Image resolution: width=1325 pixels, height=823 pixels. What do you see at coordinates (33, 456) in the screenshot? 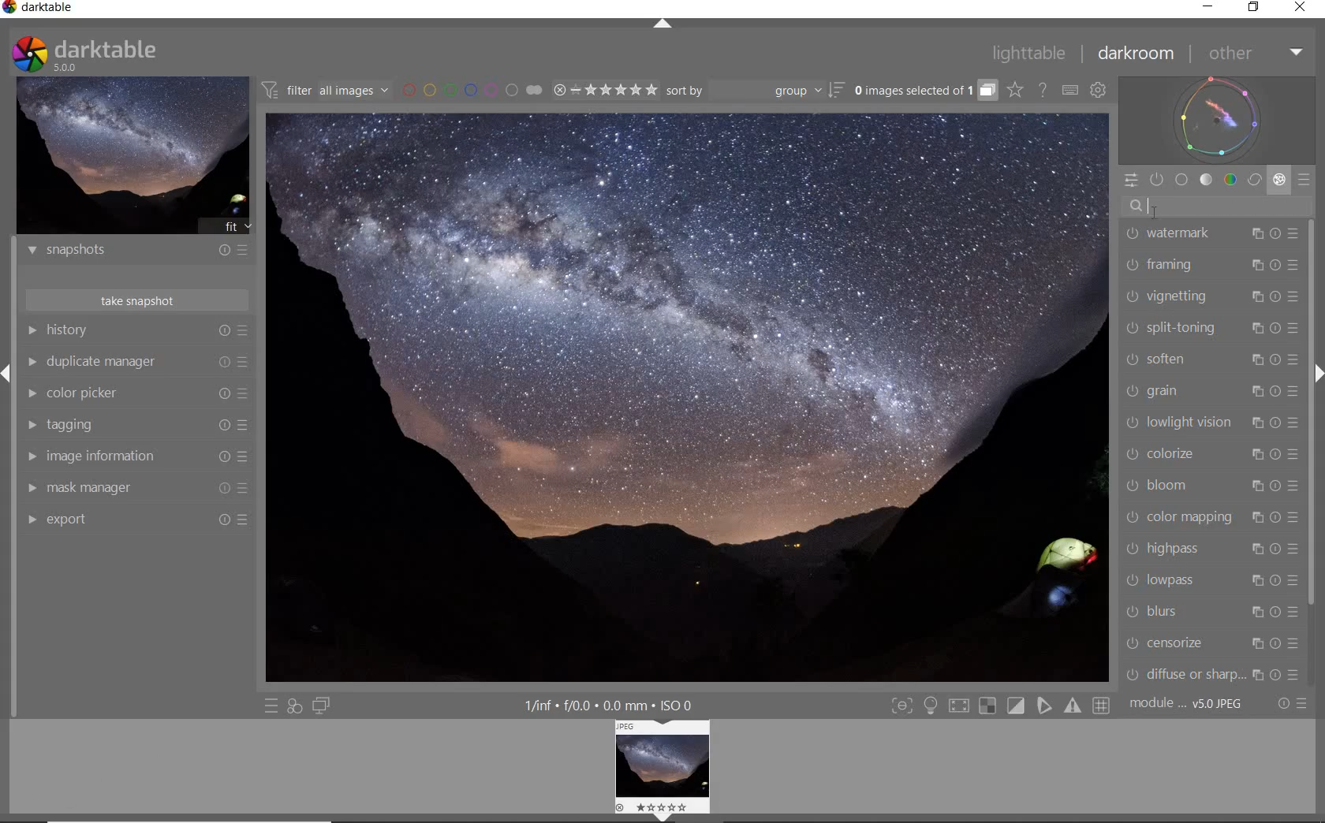
I see `IMAGE INFORMATION` at bounding box center [33, 456].